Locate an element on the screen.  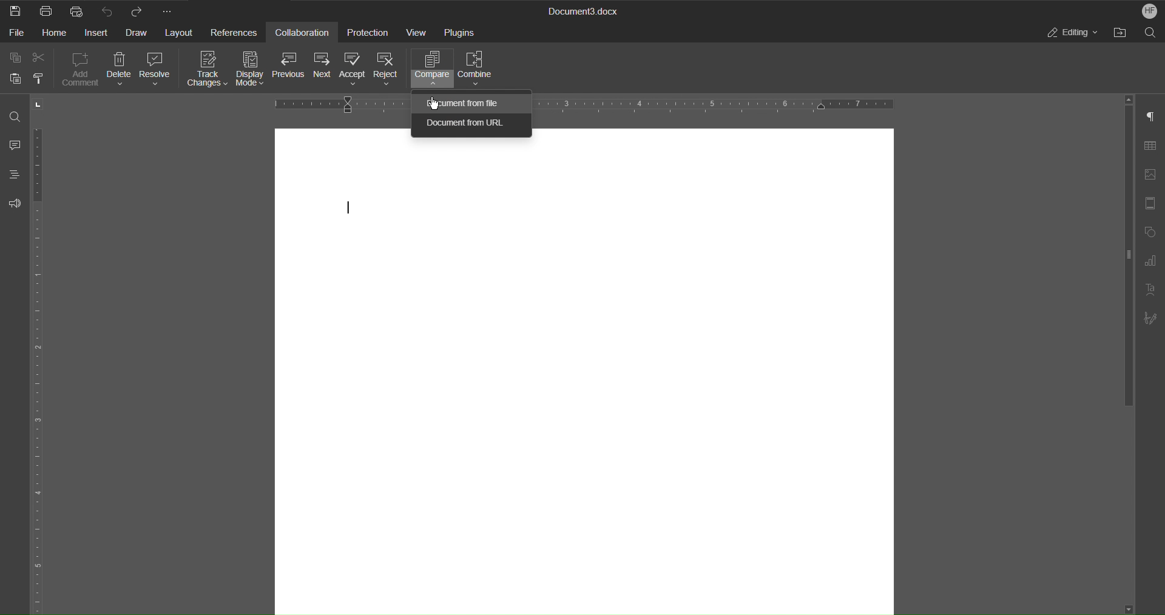
Table Settings is located at coordinates (1153, 144).